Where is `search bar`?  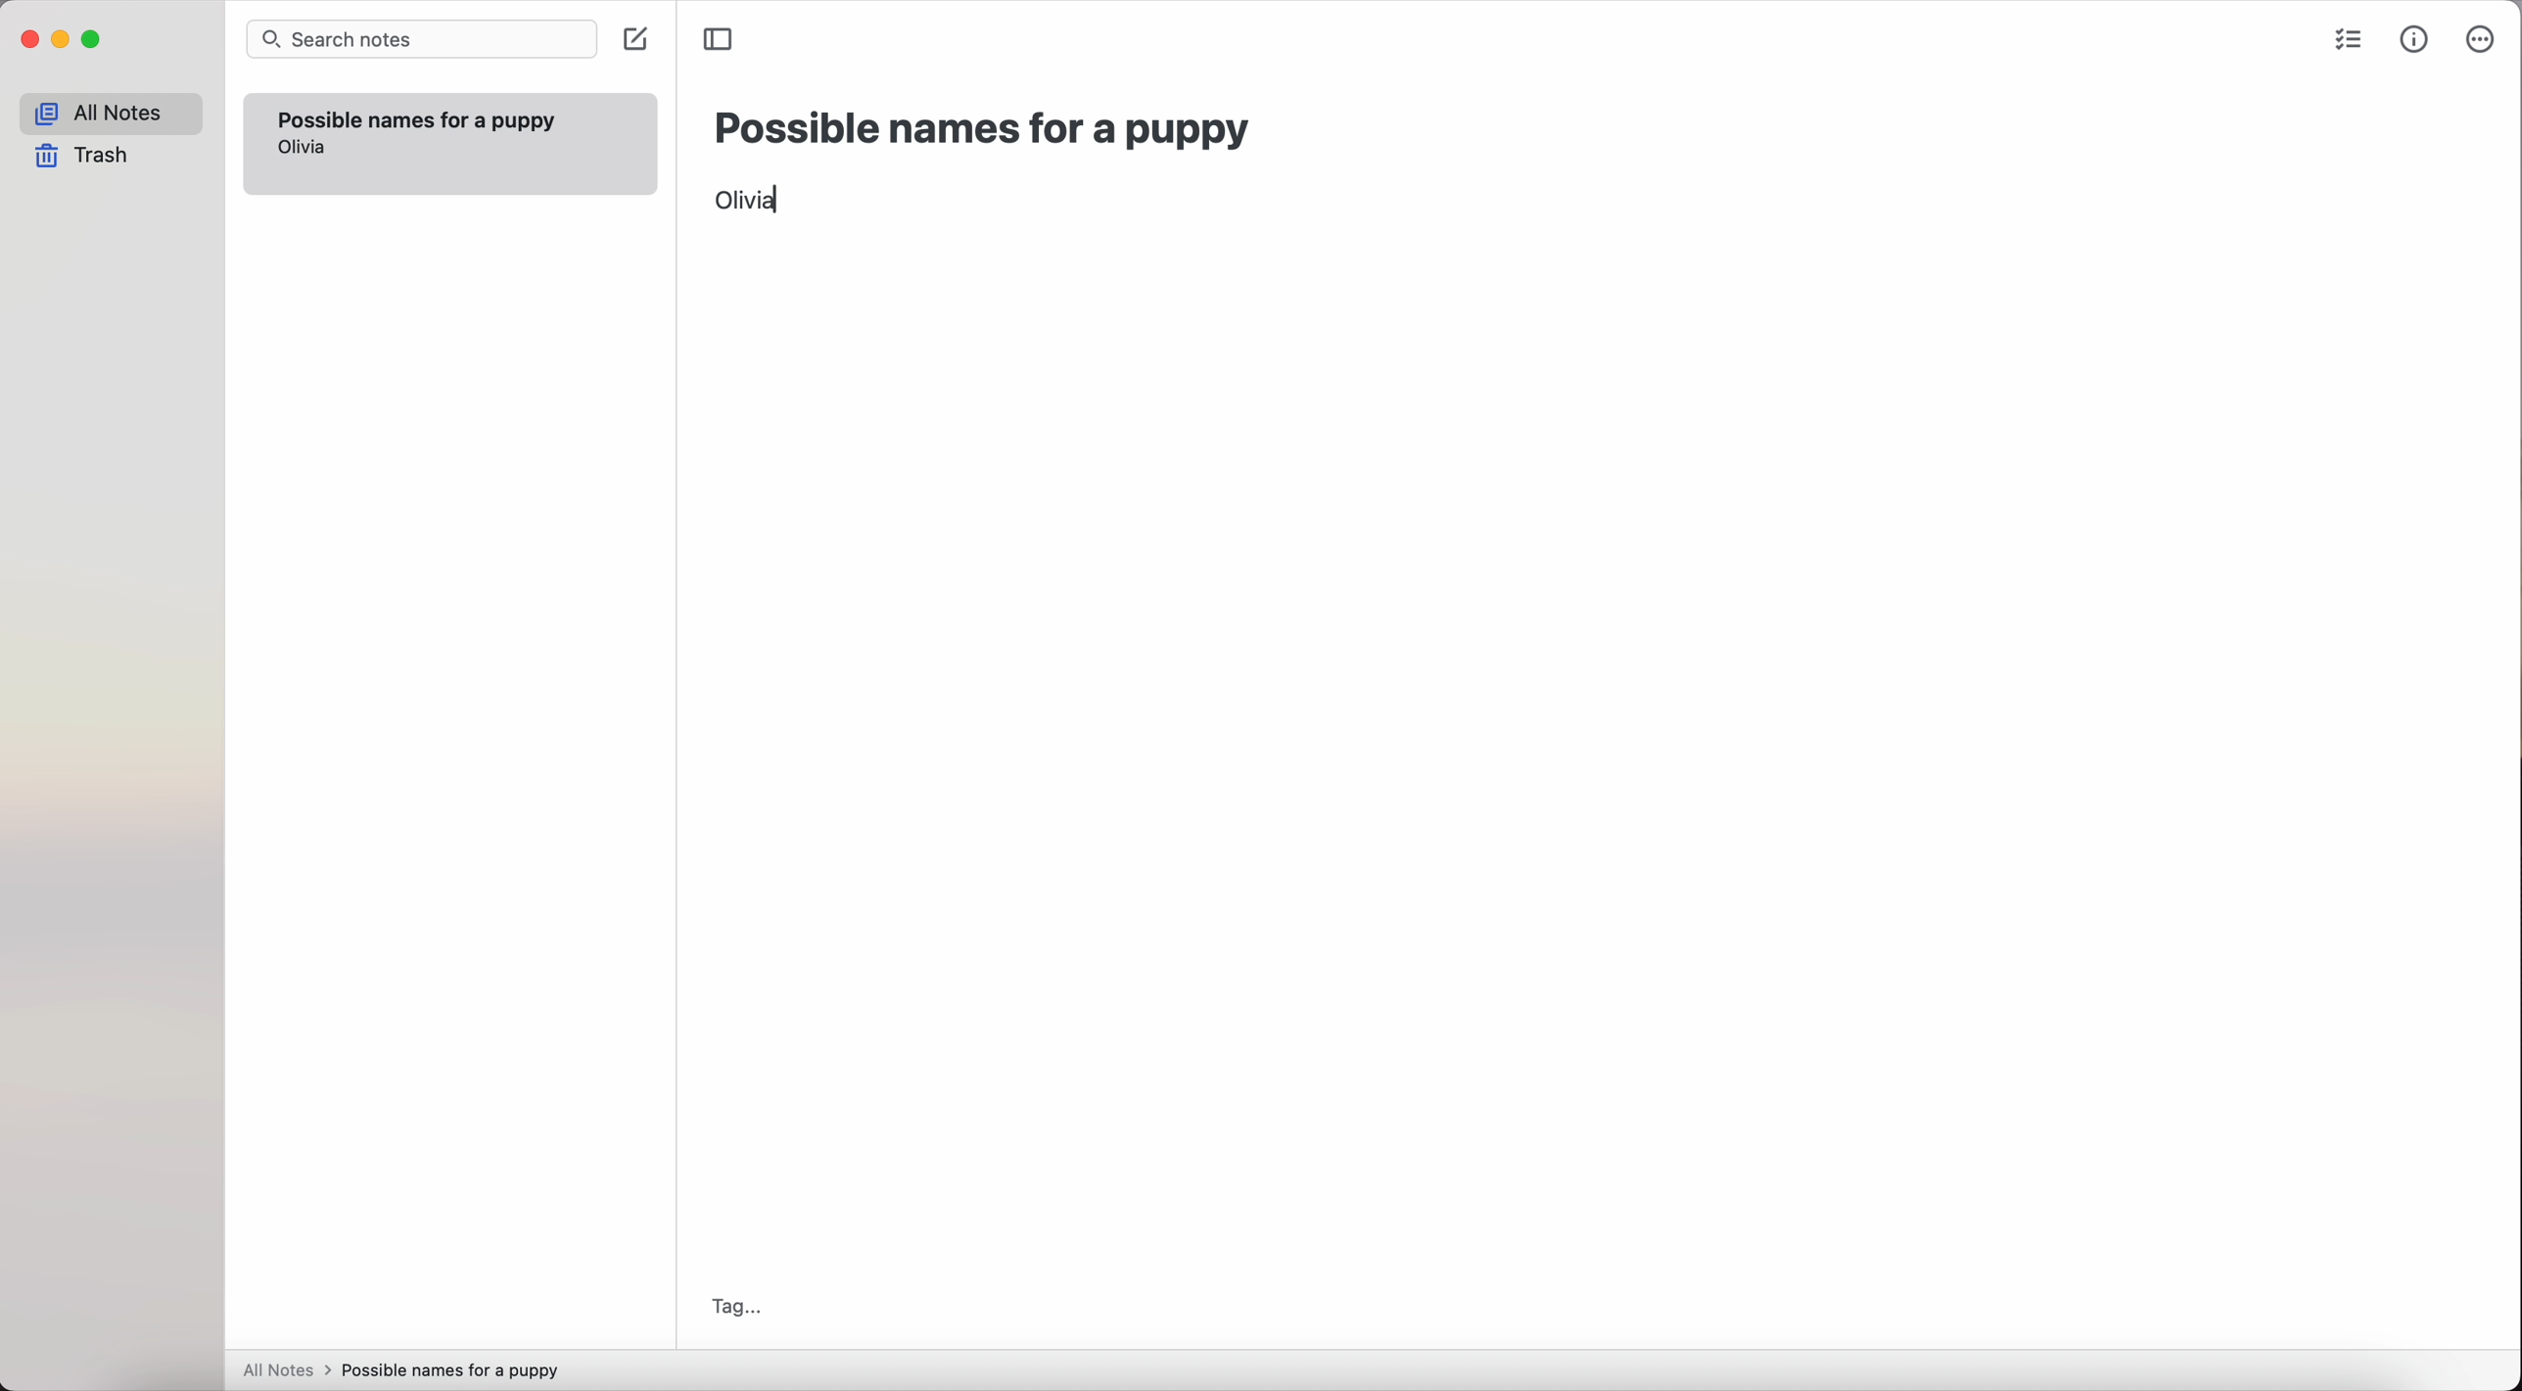 search bar is located at coordinates (421, 41).